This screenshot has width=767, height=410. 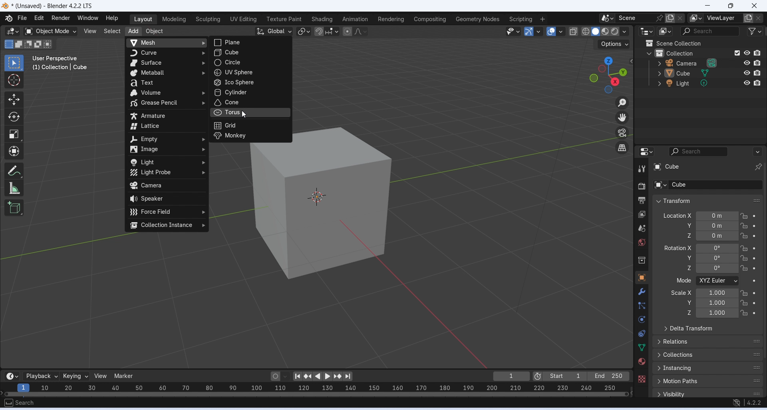 I want to click on Y axis, so click(x=727, y=258).